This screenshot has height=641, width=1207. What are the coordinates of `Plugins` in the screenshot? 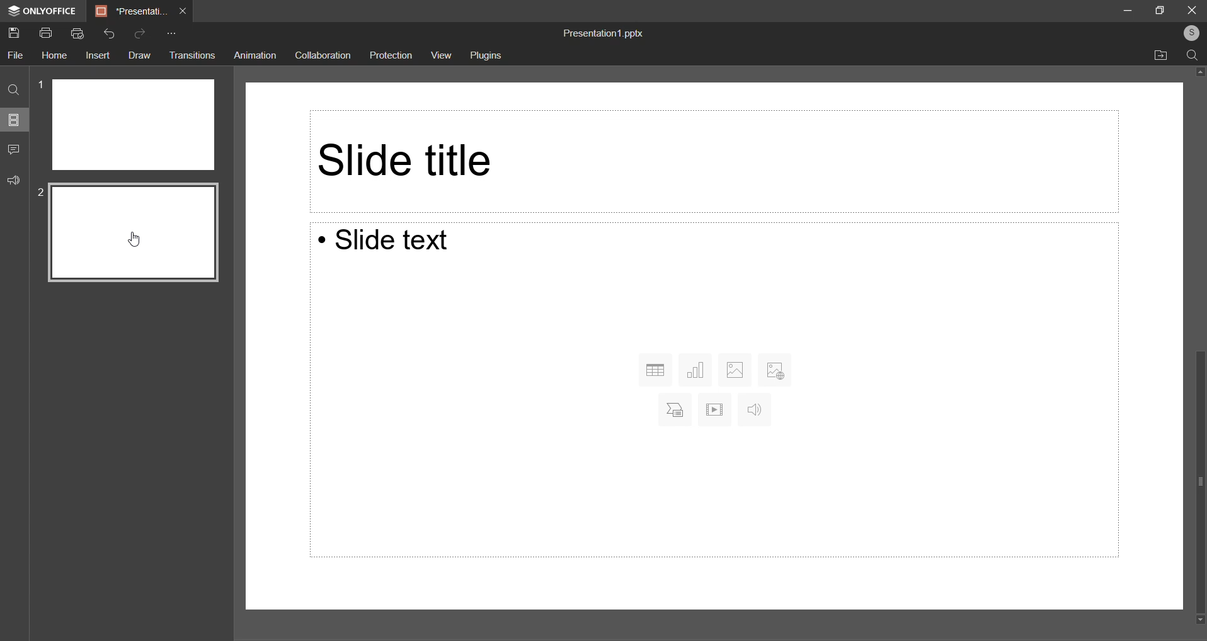 It's located at (489, 57).